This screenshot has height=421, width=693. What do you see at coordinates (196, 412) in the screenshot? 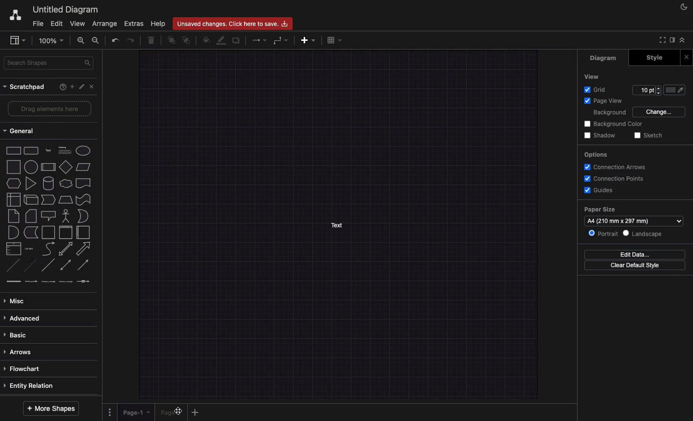
I see `Add page` at bounding box center [196, 412].